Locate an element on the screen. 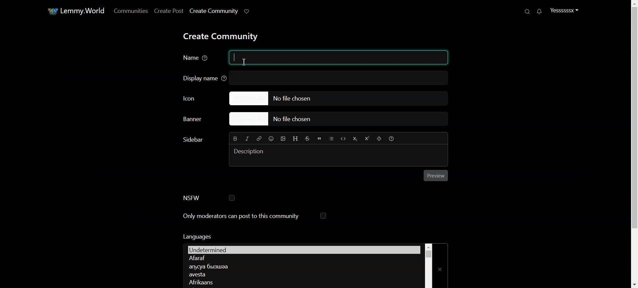 This screenshot has height=288, width=638. Strikethrough is located at coordinates (308, 139).